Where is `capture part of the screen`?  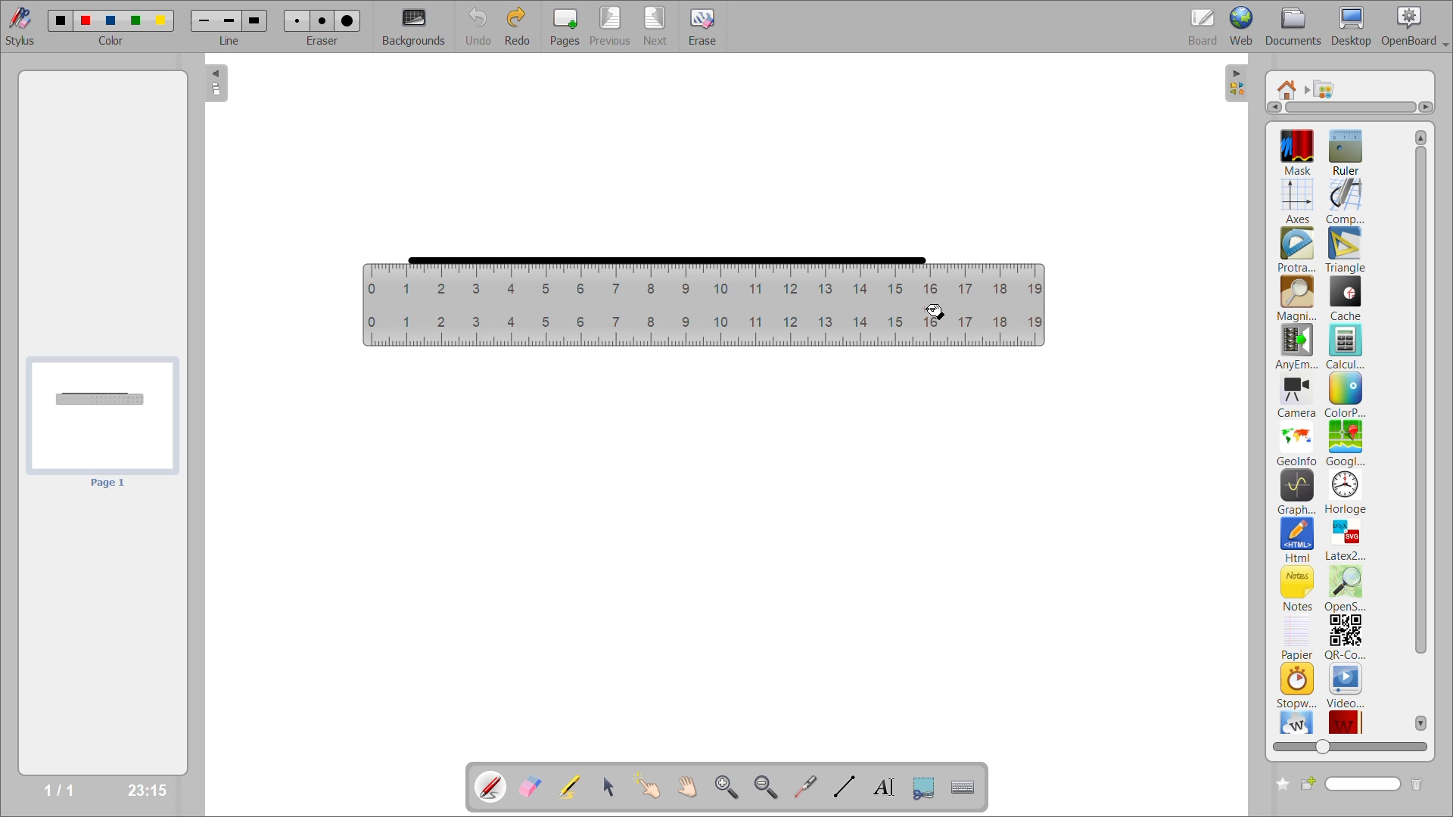 capture part of the screen is located at coordinates (927, 786).